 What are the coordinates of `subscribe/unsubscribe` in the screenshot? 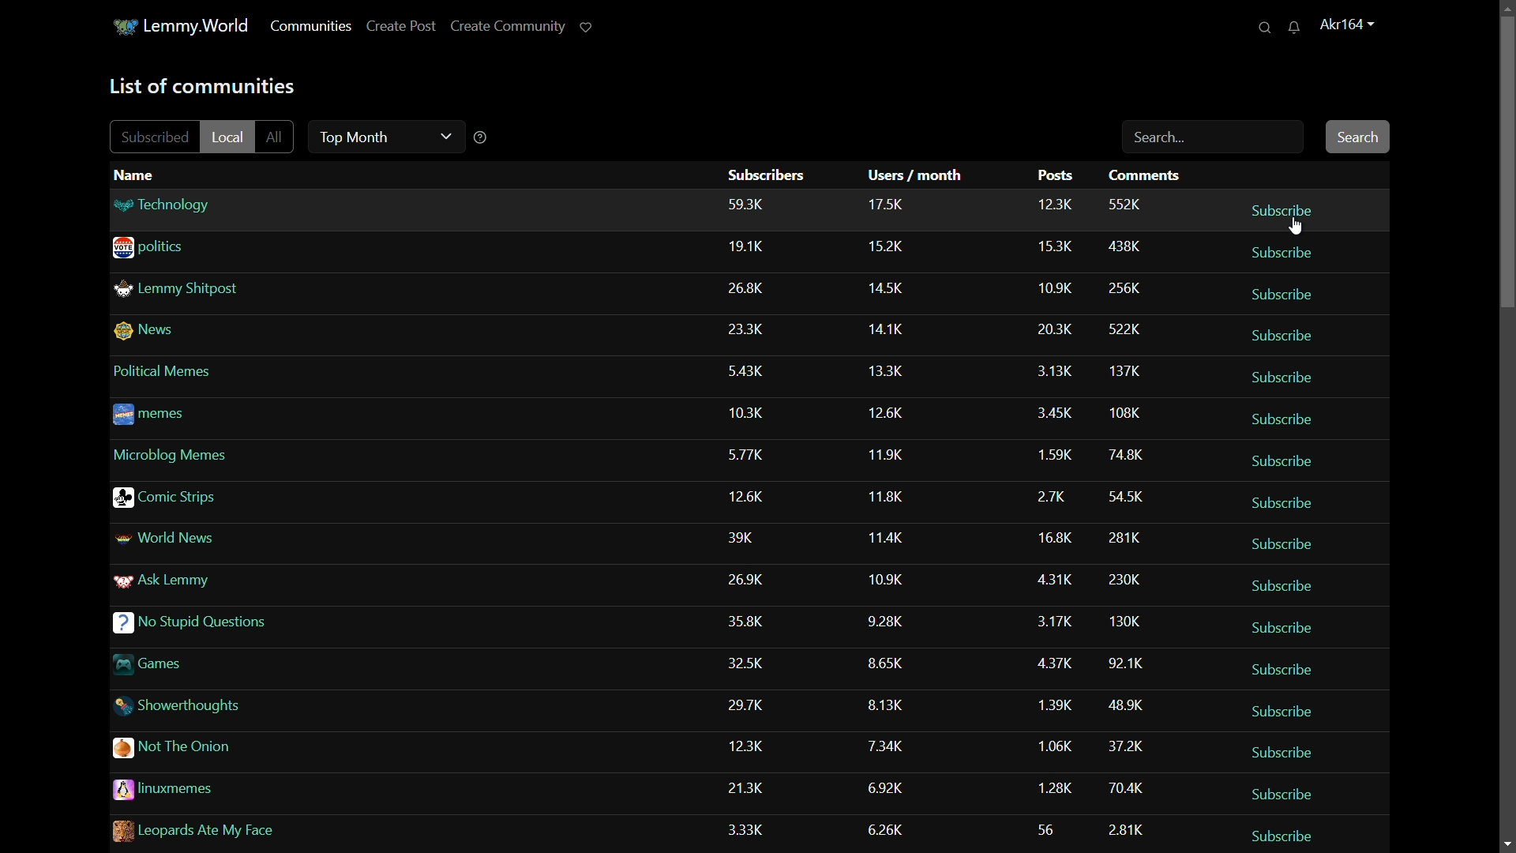 It's located at (1277, 333).